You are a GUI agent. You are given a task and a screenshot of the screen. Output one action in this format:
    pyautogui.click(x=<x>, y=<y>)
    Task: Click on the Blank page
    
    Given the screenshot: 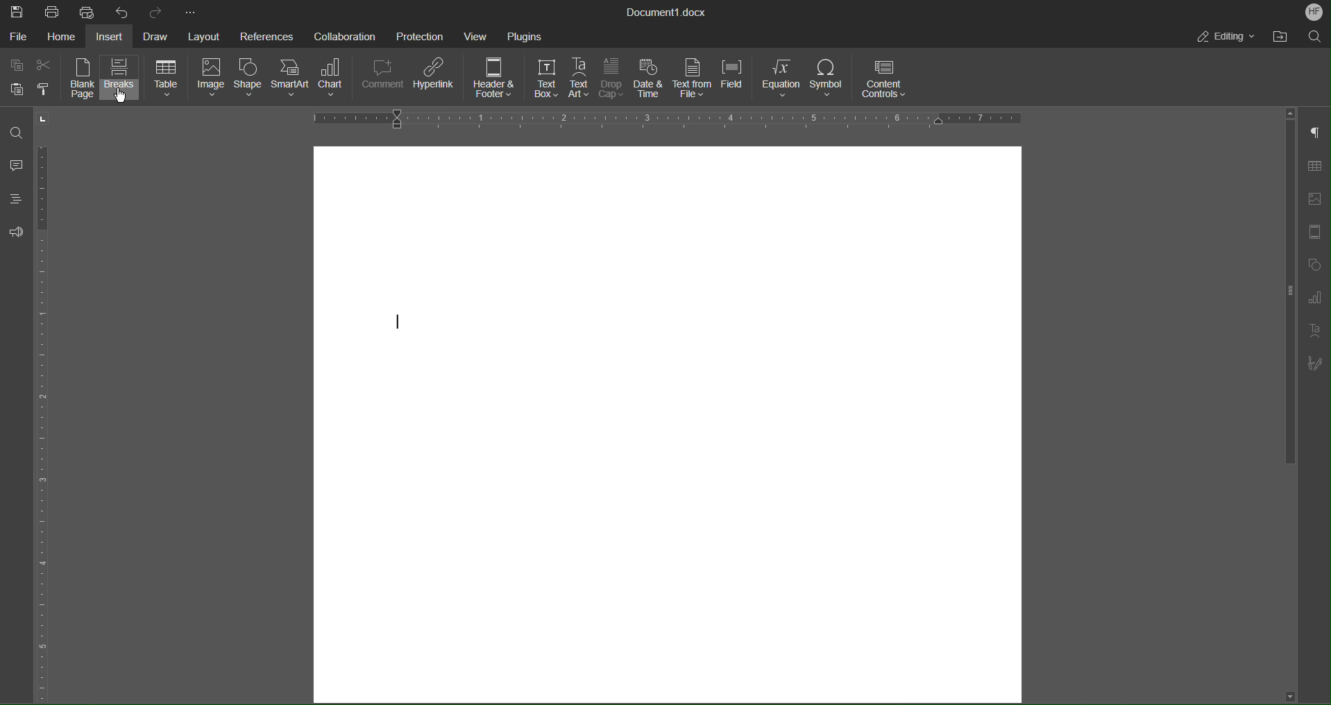 What is the action you would take?
    pyautogui.click(x=671, y=425)
    